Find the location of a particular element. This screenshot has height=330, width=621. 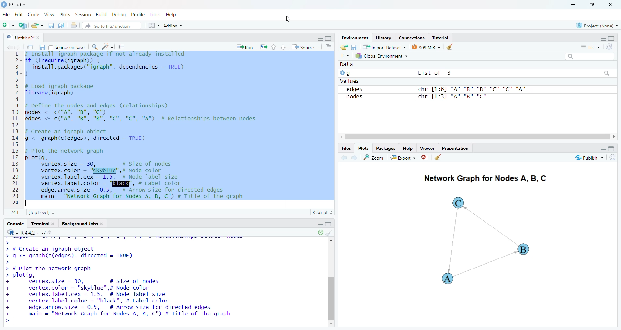

maximise is located at coordinates (329, 38).